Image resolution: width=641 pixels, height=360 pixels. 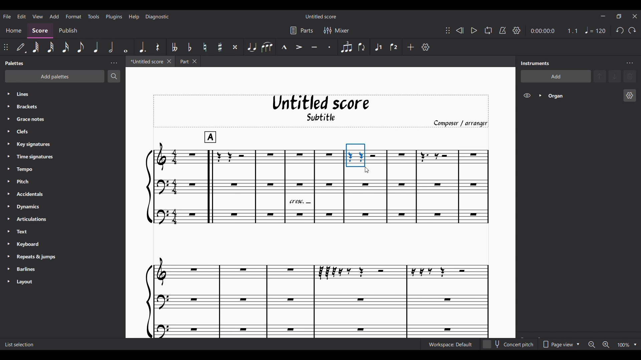 What do you see at coordinates (488, 30) in the screenshot?
I see `Looping playback` at bounding box center [488, 30].